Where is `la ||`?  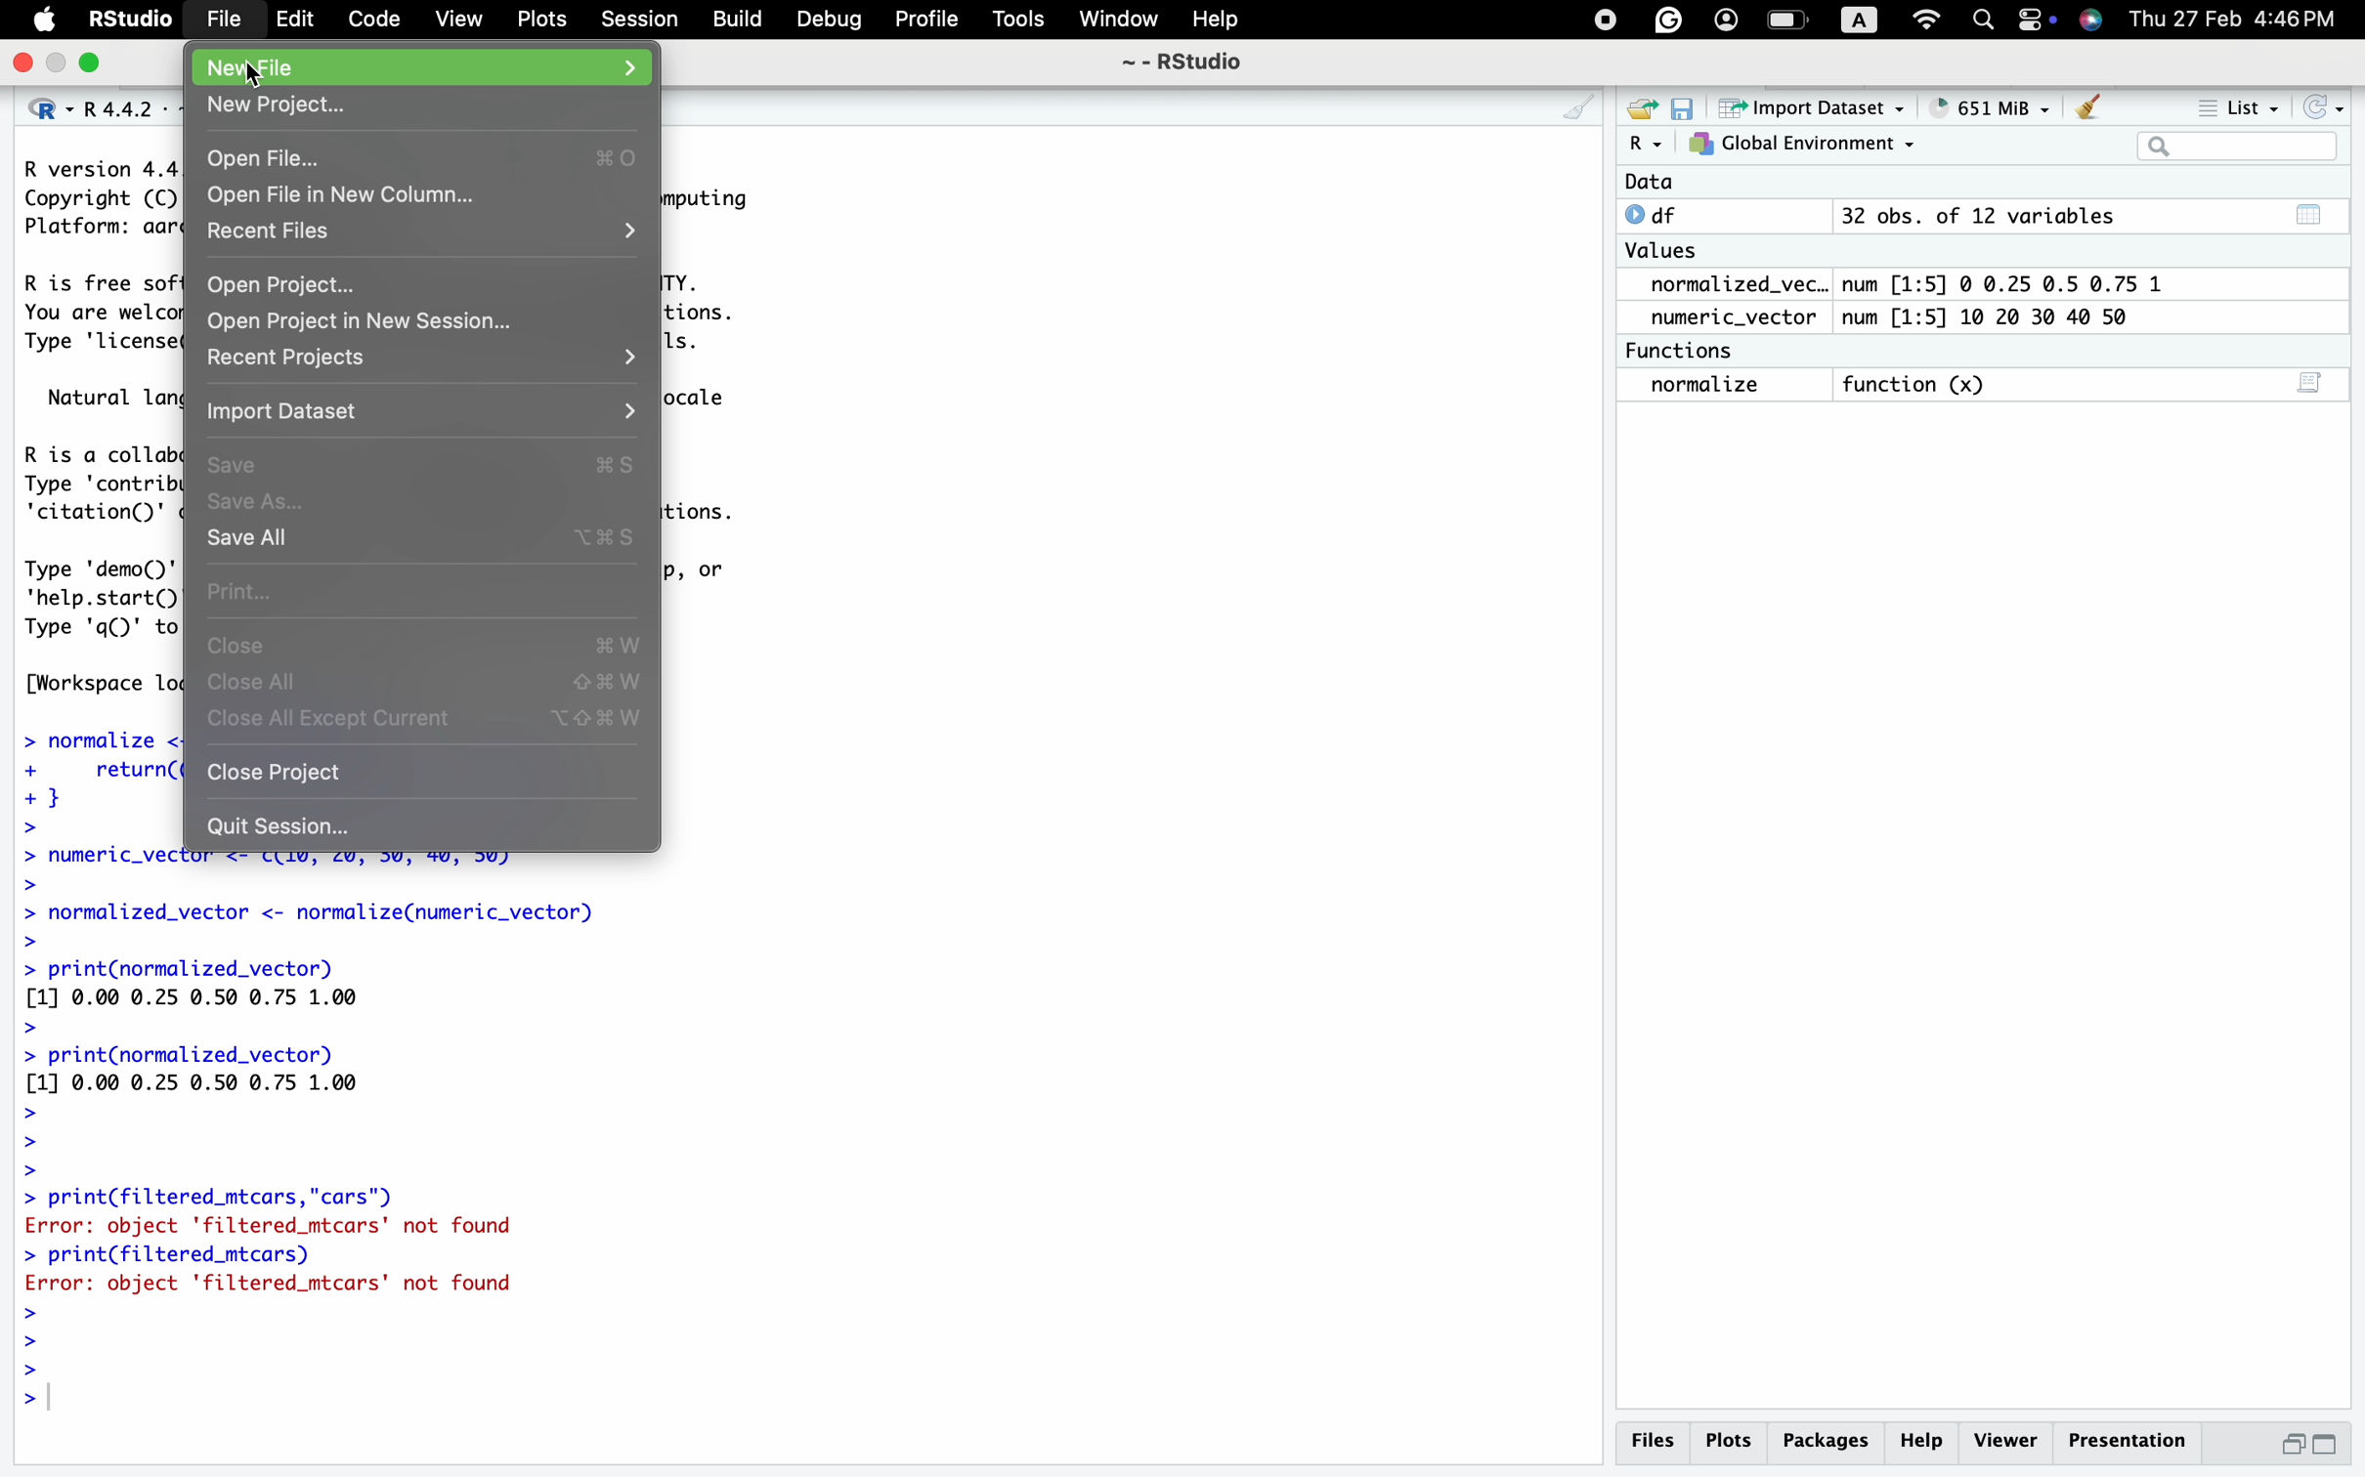
la || is located at coordinates (2239, 146).